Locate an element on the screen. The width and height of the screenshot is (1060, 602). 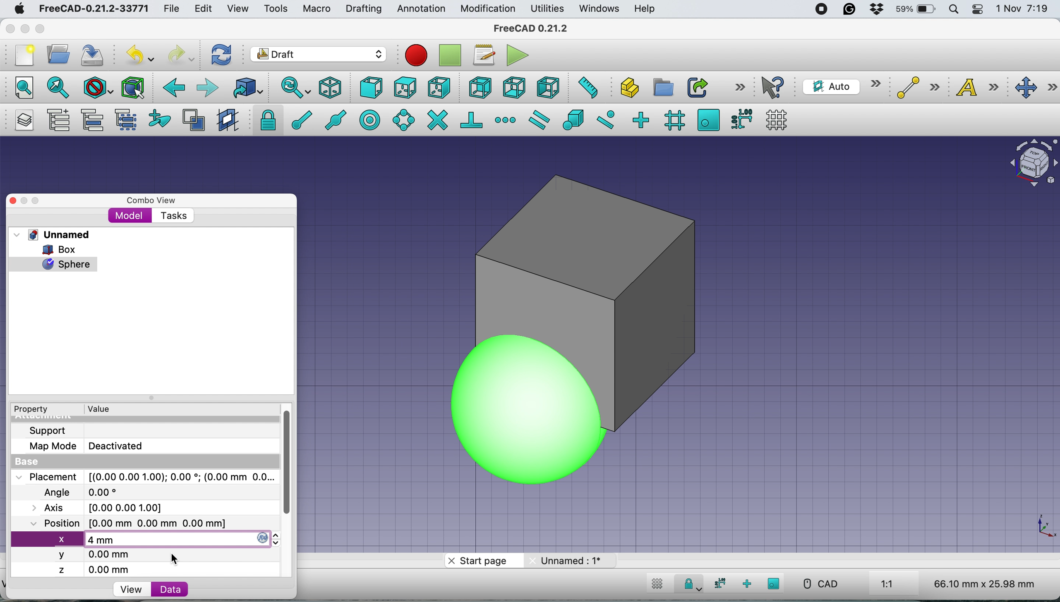
snap working plane is located at coordinates (774, 583).